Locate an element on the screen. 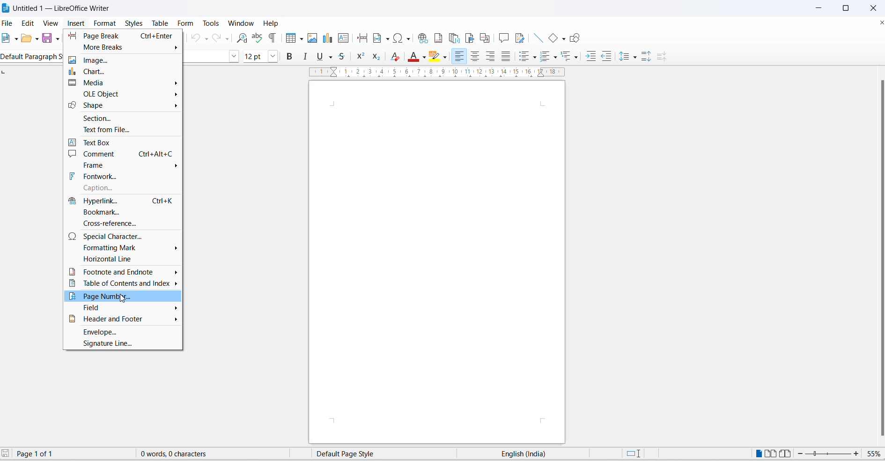 This screenshot has width=885, height=461. clear direct formatting is located at coordinates (397, 57).